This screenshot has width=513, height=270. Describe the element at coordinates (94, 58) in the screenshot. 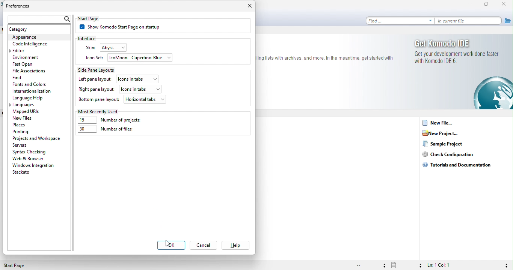

I see `icon set` at that location.